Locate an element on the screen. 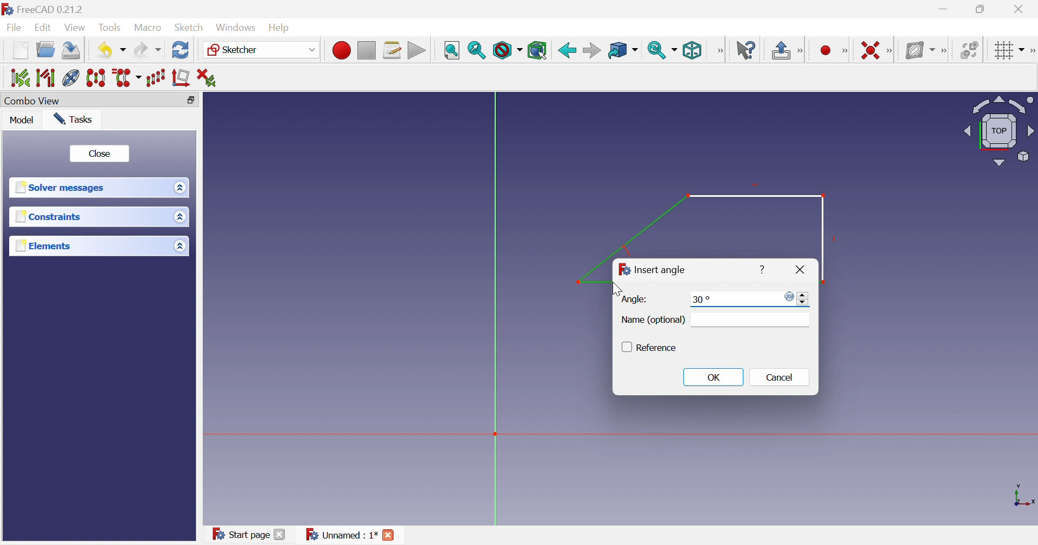 The width and height of the screenshot is (1038, 545). Drop Down is located at coordinates (1022, 48).